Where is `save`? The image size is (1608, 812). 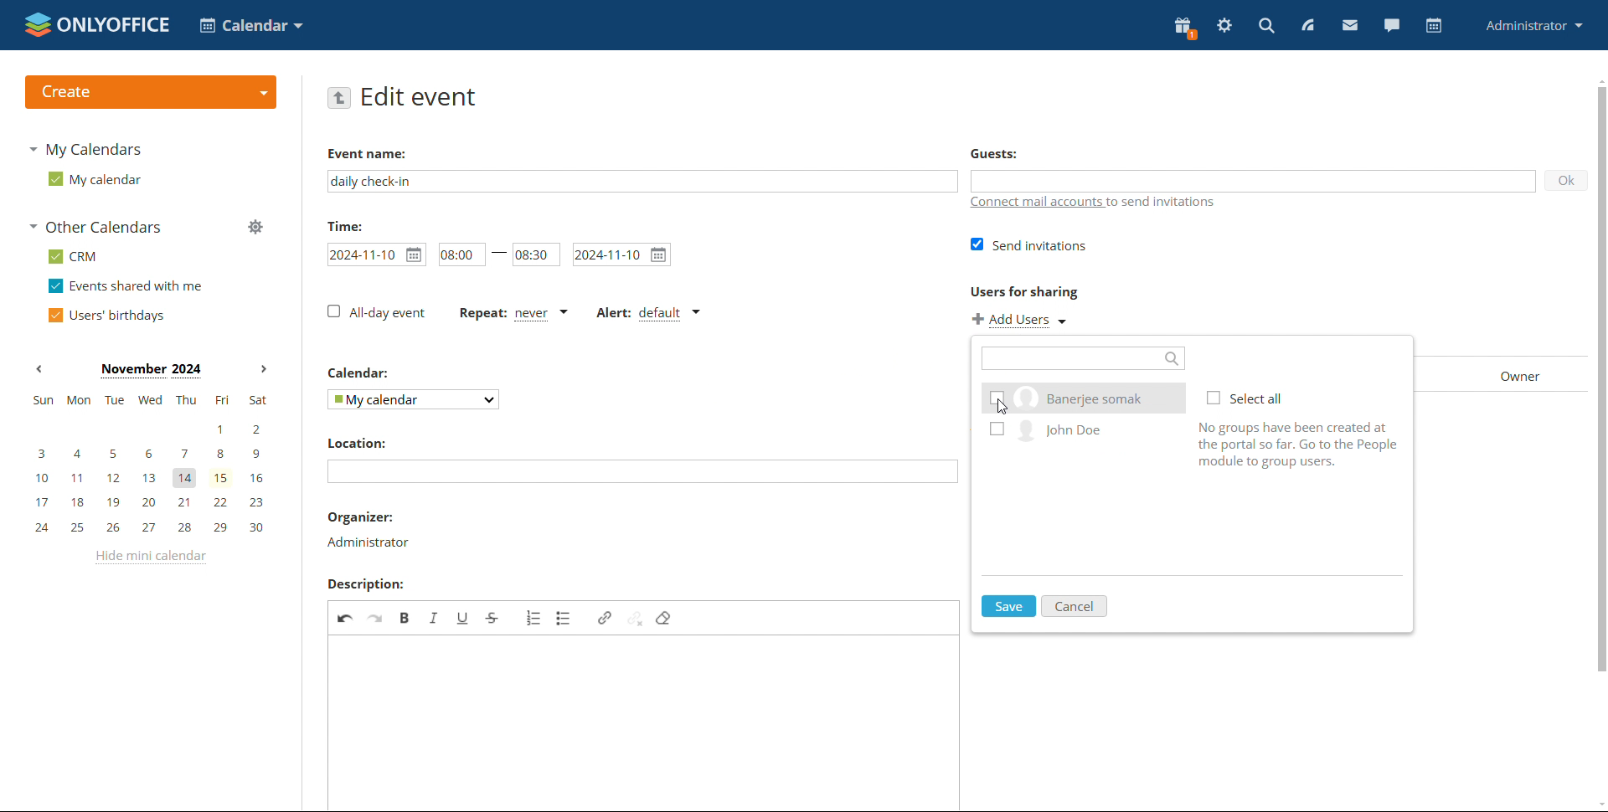
save is located at coordinates (1010, 605).